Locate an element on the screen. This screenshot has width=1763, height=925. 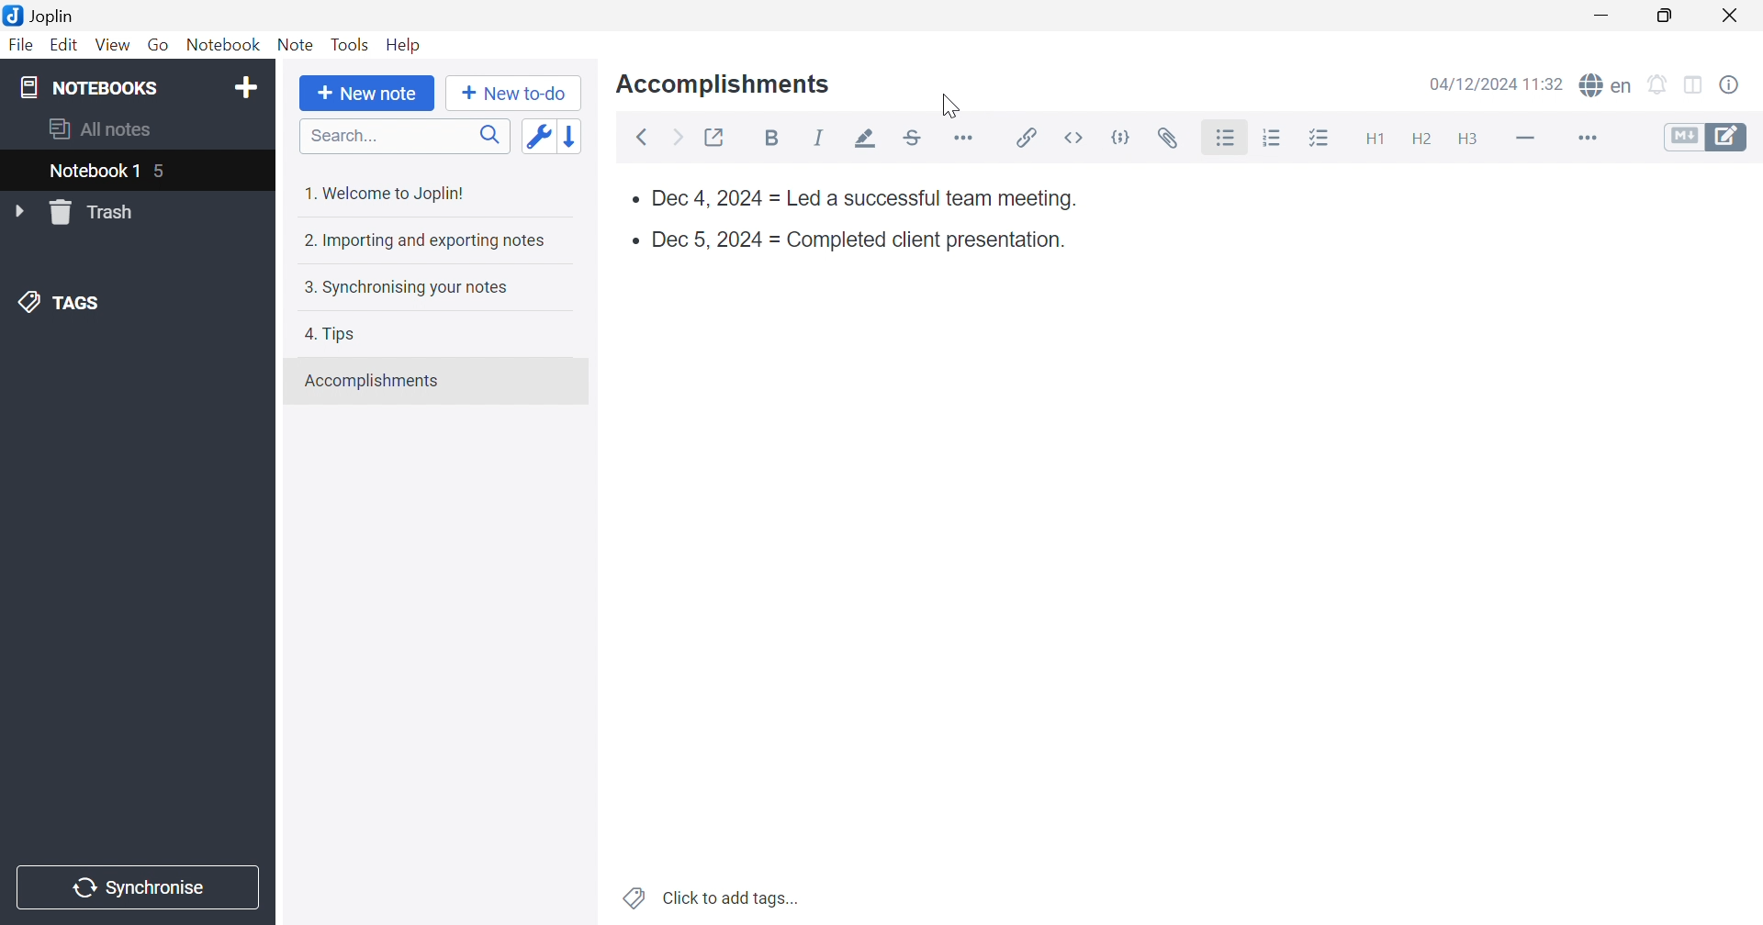
04/12/2024 11:30 is located at coordinates (1496, 83).